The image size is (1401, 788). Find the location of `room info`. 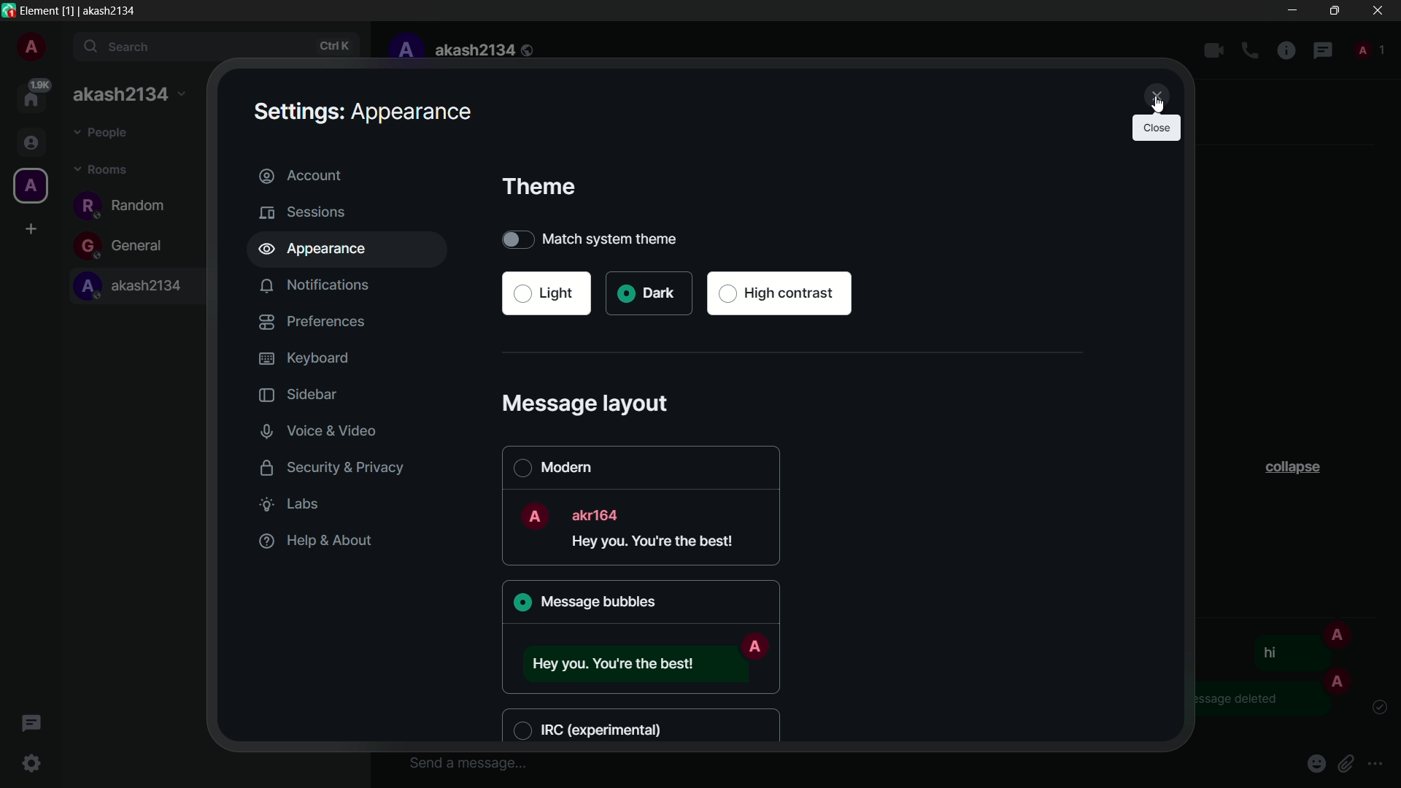

room info is located at coordinates (1286, 52).